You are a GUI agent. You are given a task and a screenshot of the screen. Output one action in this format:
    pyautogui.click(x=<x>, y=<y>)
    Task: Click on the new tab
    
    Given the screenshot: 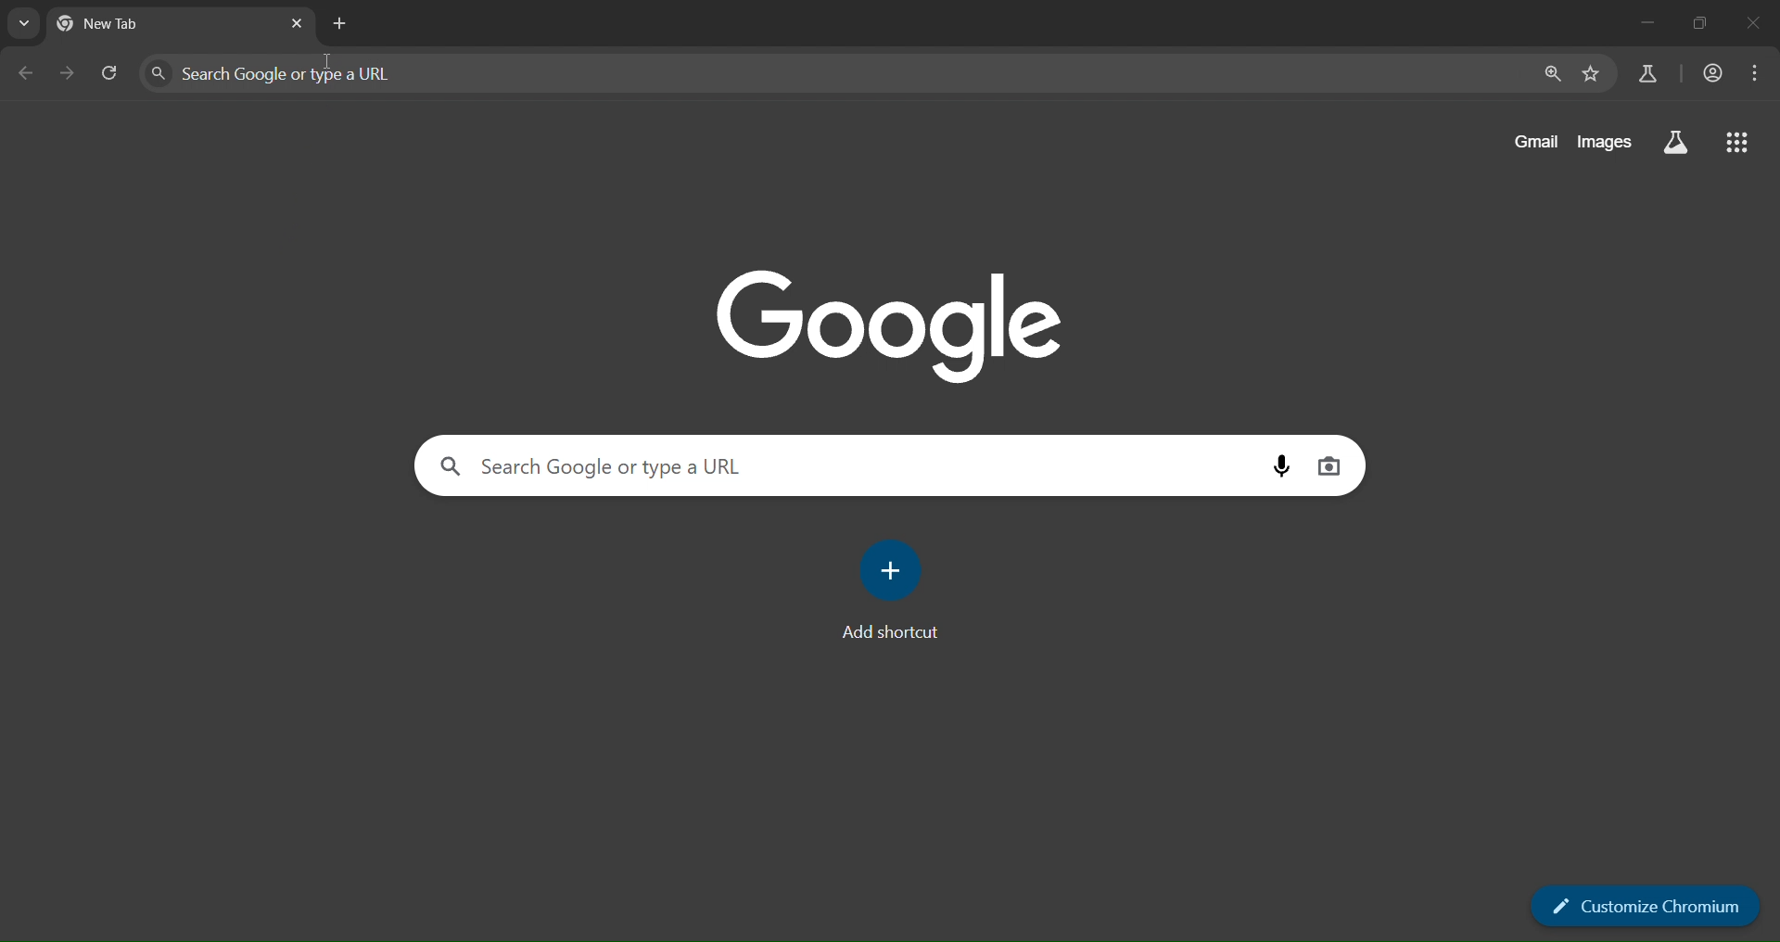 What is the action you would take?
    pyautogui.click(x=124, y=28)
    